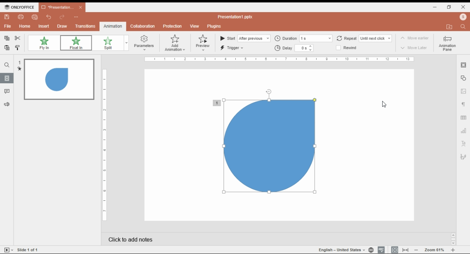 The height and width of the screenshot is (254, 470). Describe the element at coordinates (62, 26) in the screenshot. I see `draw` at that location.